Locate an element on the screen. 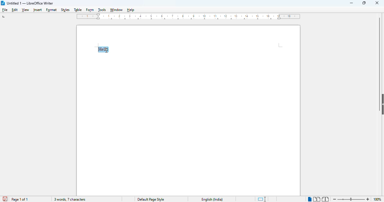 This screenshot has width=384, height=202. maximize is located at coordinates (364, 3).